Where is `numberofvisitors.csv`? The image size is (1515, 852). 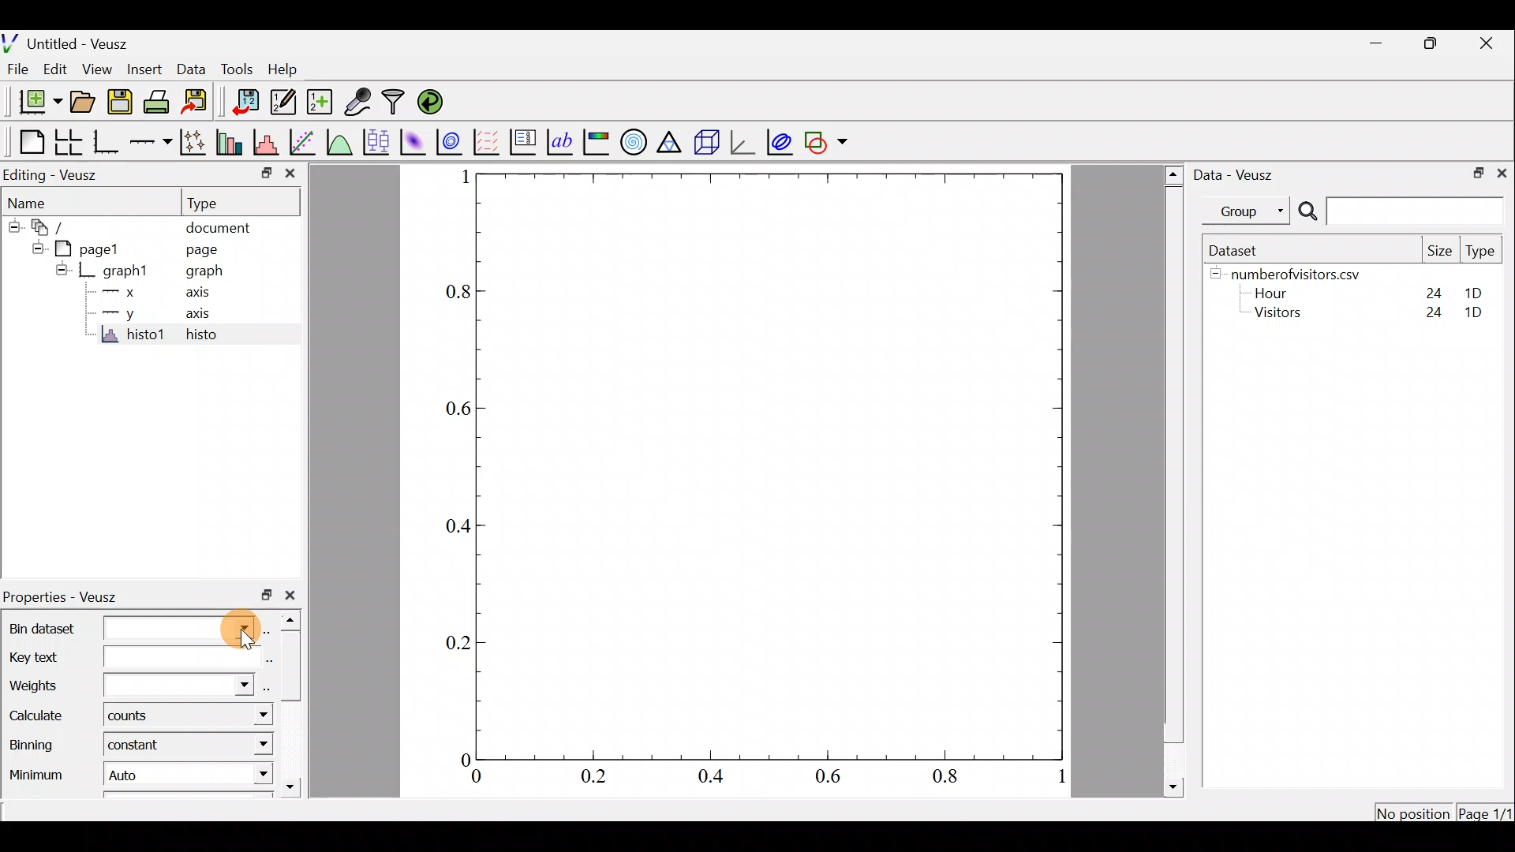
numberofvisitors.csv is located at coordinates (1305, 271).